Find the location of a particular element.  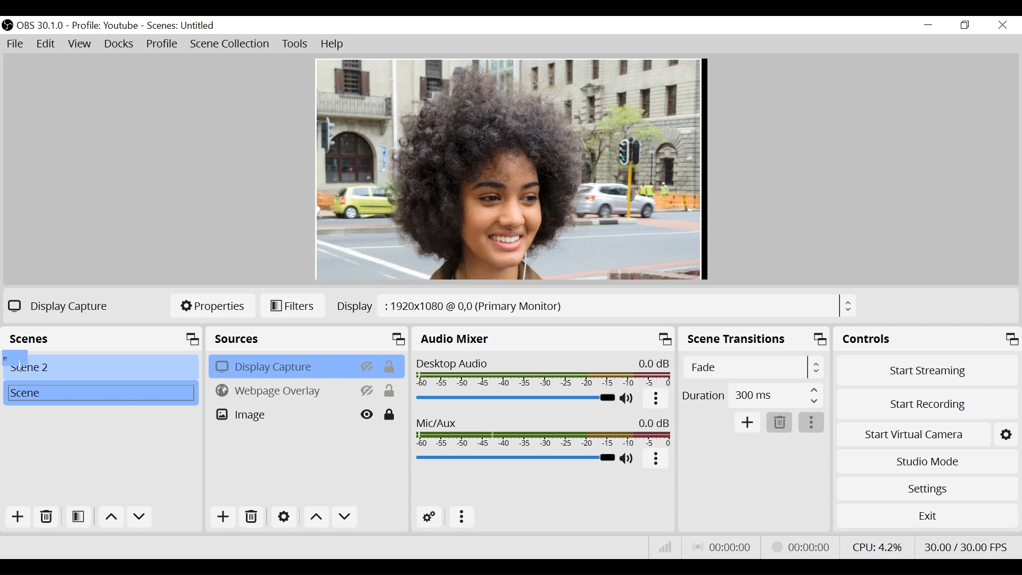

Sources is located at coordinates (308, 339).